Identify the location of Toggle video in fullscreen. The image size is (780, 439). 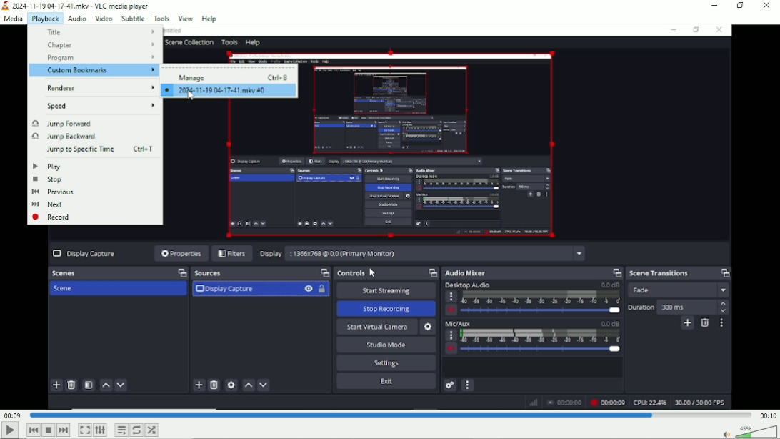
(84, 430).